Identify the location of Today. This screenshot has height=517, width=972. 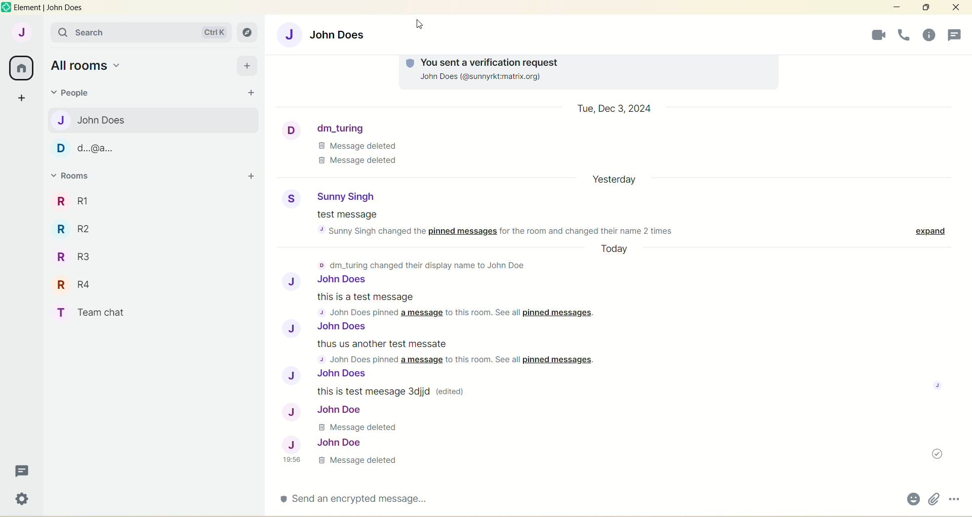
(619, 250).